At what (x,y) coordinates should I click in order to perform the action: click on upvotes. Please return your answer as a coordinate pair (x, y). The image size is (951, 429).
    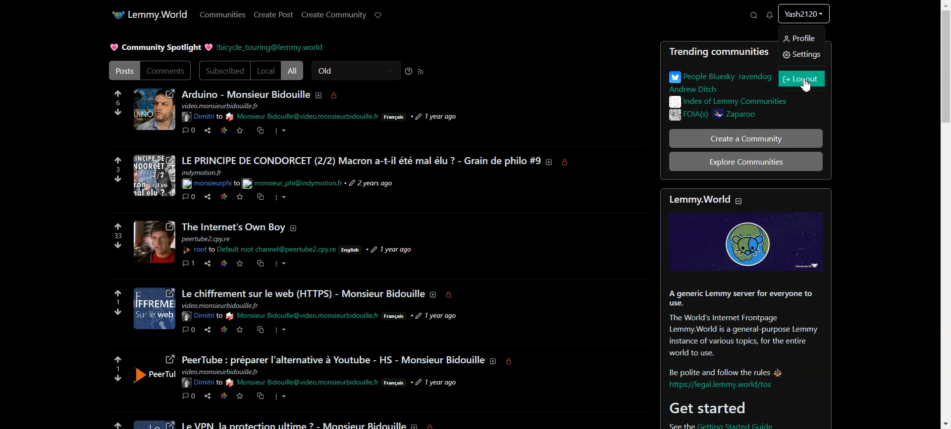
    Looking at the image, I should click on (114, 159).